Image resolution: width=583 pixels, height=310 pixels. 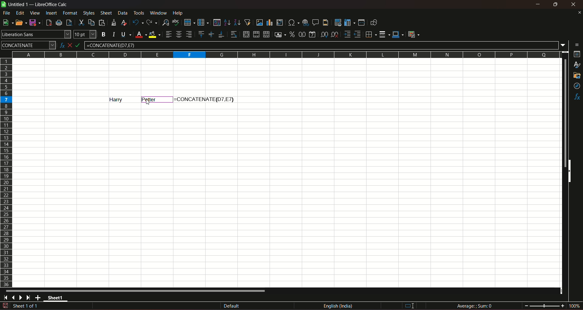 I want to click on align right, so click(x=190, y=34).